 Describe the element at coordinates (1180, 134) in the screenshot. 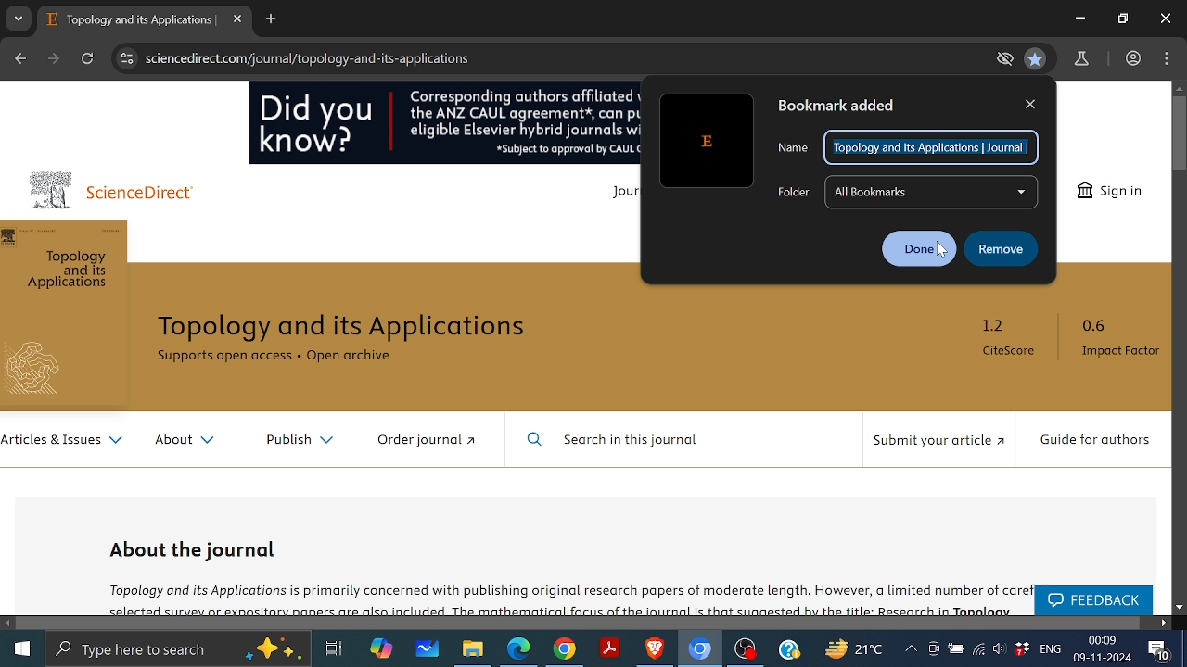

I see `Vertical scroll Bar` at that location.